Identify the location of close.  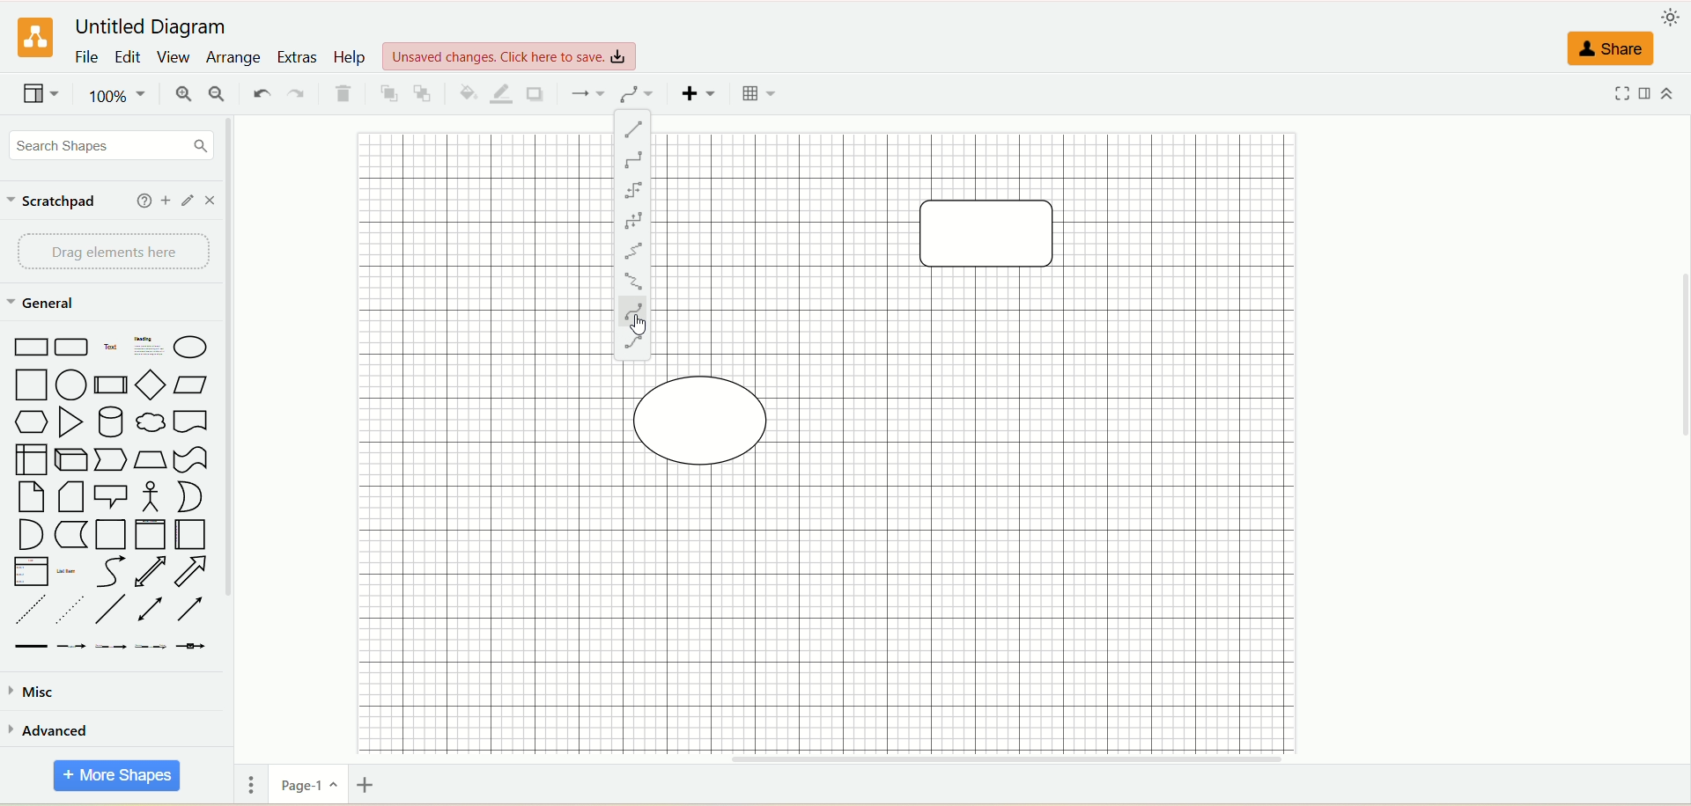
(212, 200).